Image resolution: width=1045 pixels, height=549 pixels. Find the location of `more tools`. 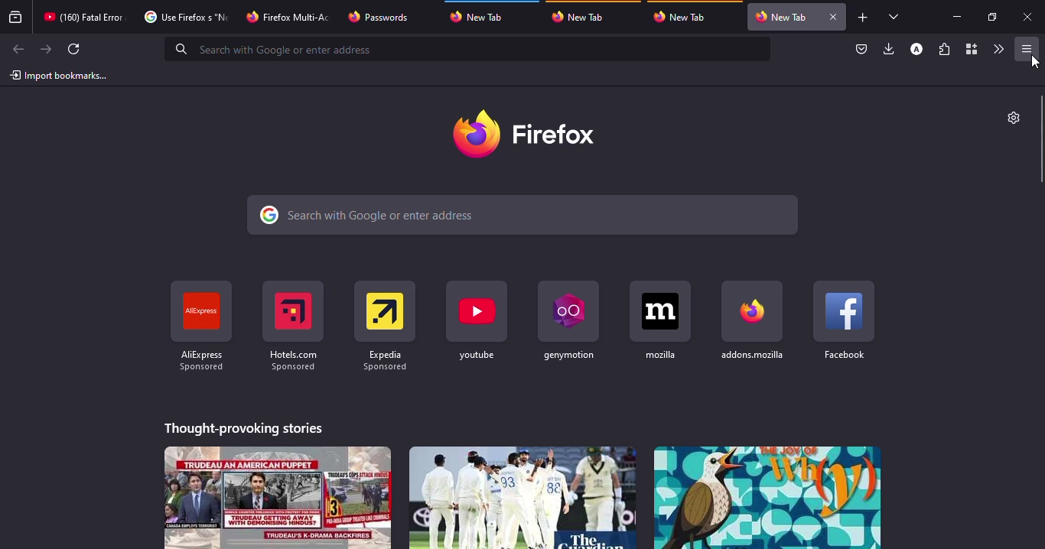

more tools is located at coordinates (998, 49).